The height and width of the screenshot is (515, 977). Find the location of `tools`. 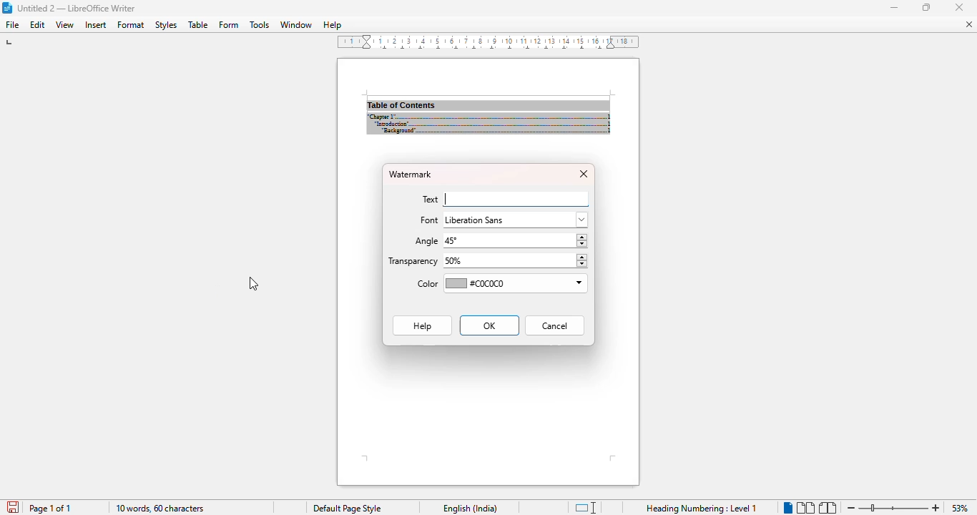

tools is located at coordinates (259, 24).